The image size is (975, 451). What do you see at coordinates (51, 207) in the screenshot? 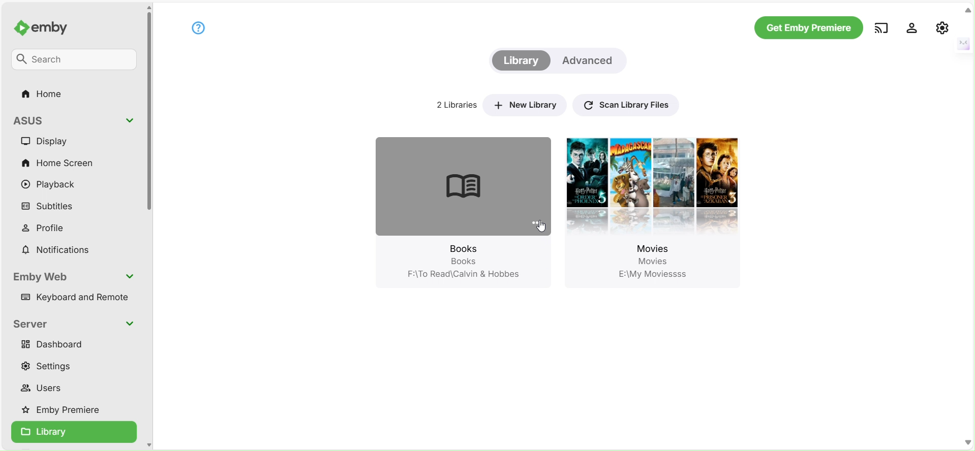
I see `Subtitles` at bounding box center [51, 207].